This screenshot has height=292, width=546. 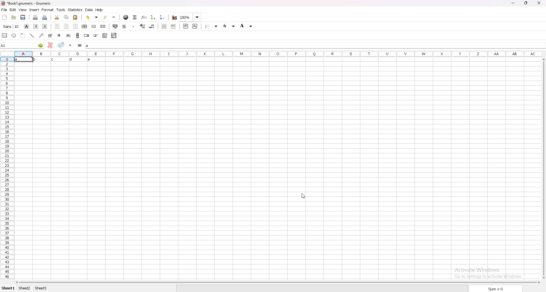 What do you see at coordinates (153, 18) in the screenshot?
I see `sort ascending` at bounding box center [153, 18].